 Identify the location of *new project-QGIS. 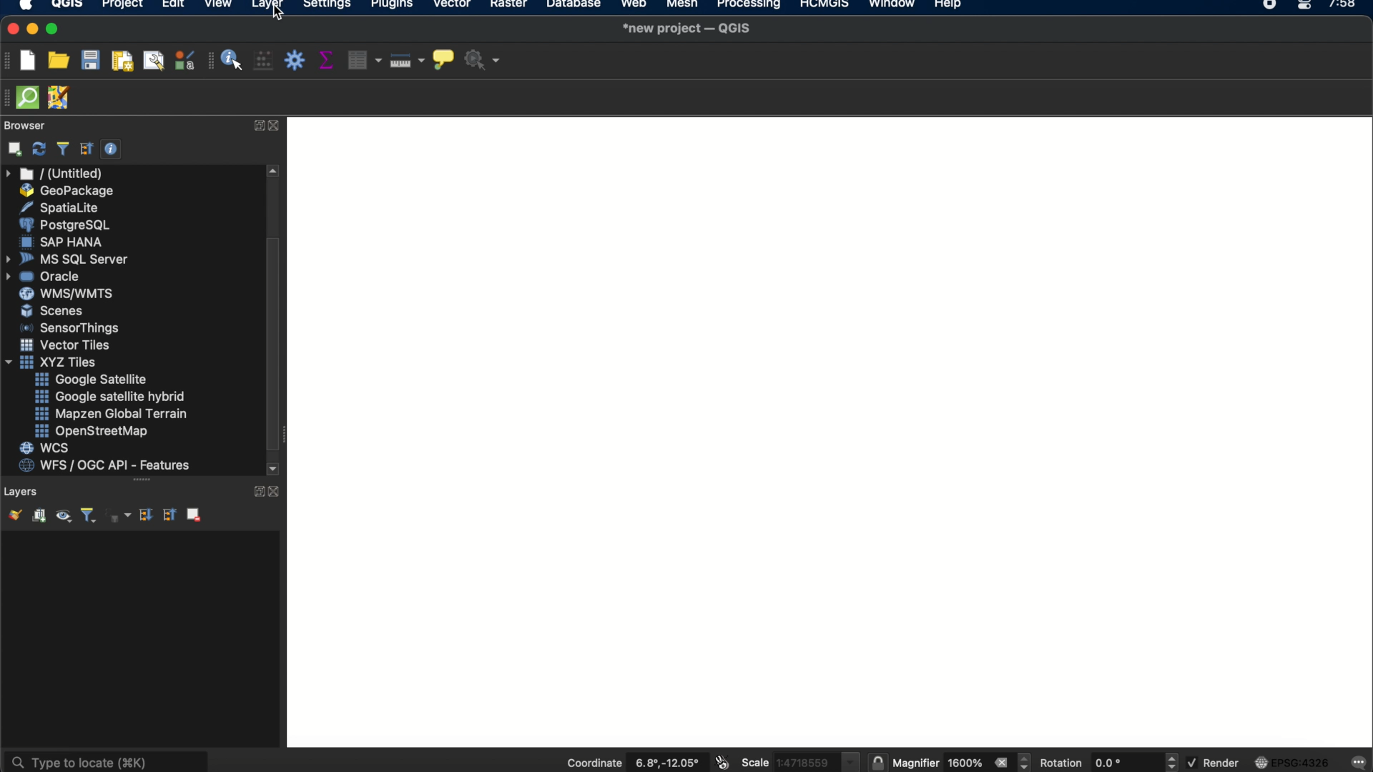
(688, 26).